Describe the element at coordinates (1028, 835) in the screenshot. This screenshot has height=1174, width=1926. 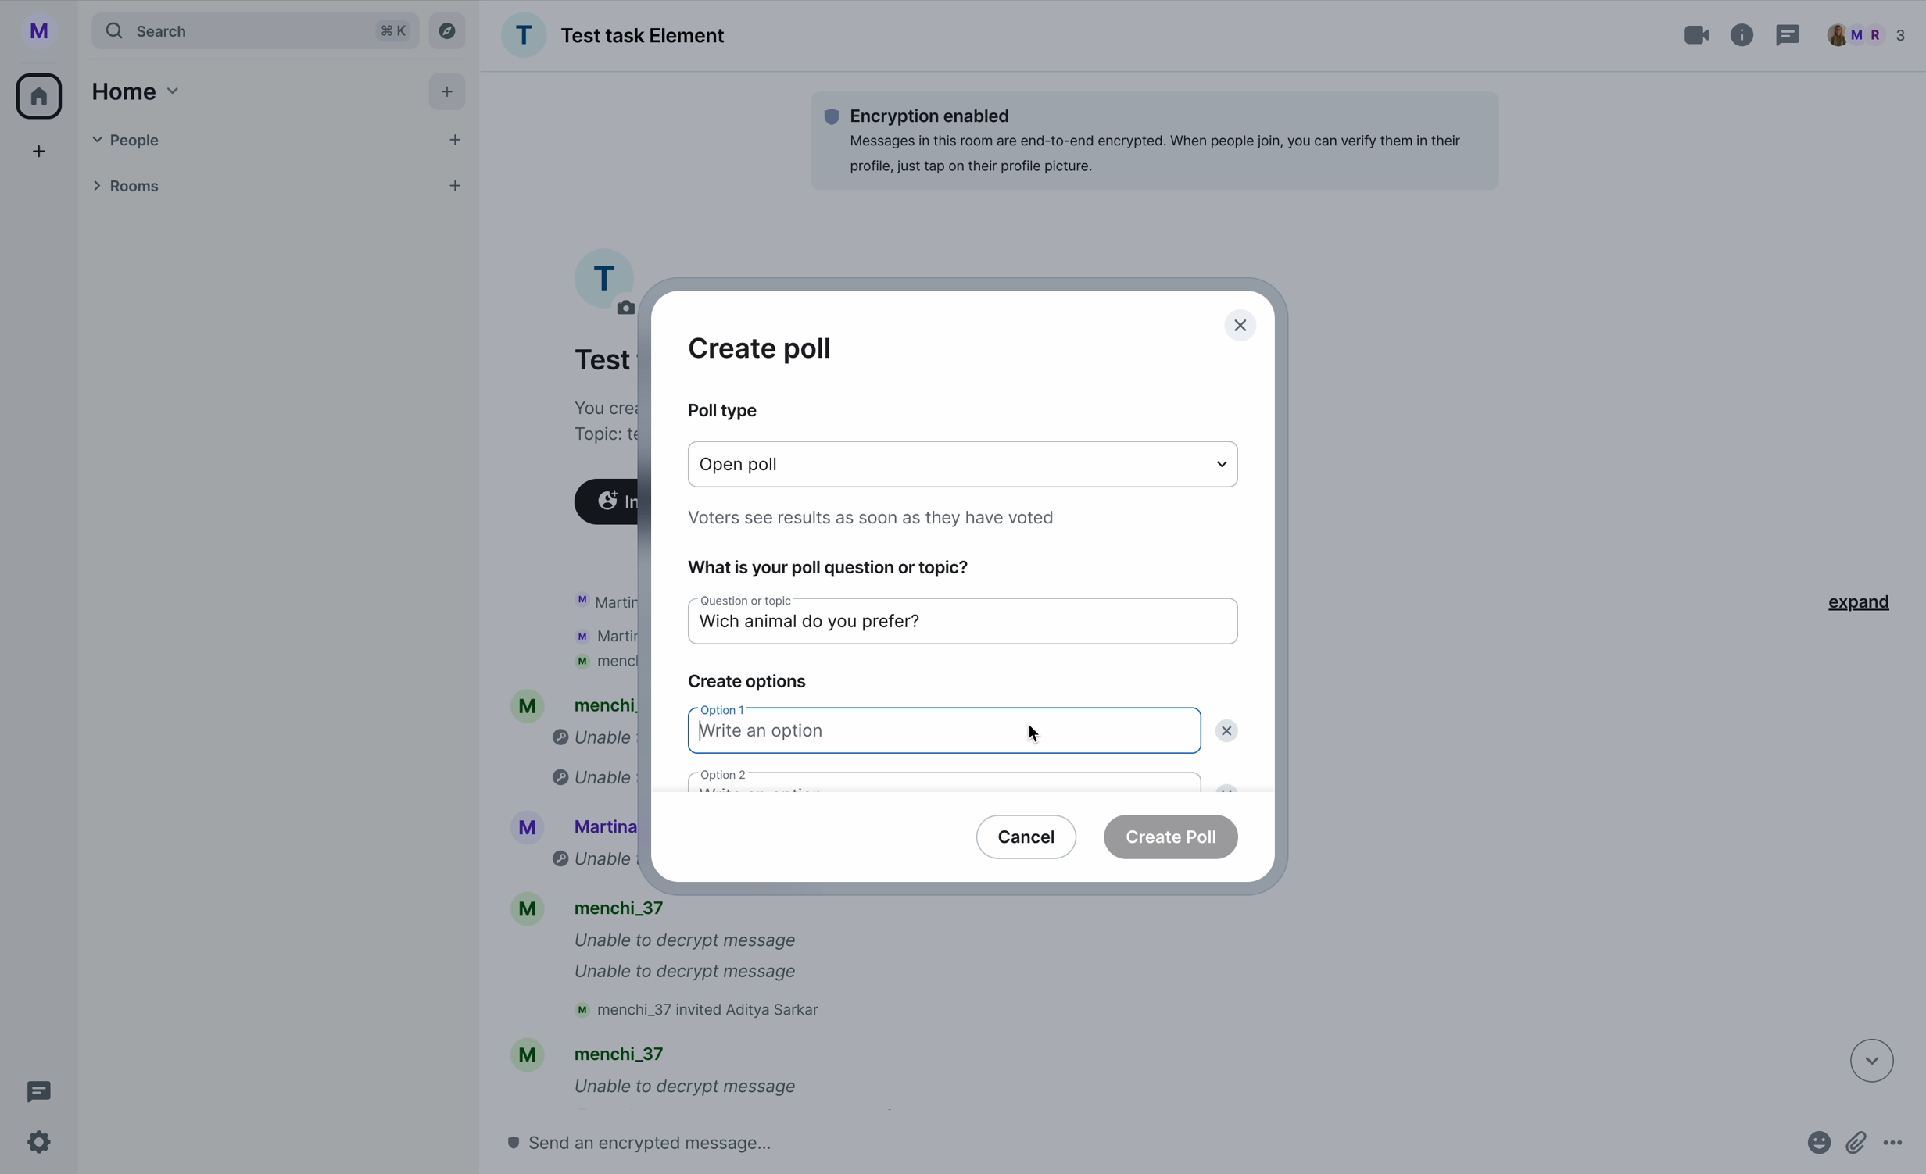
I see `cancel button` at that location.